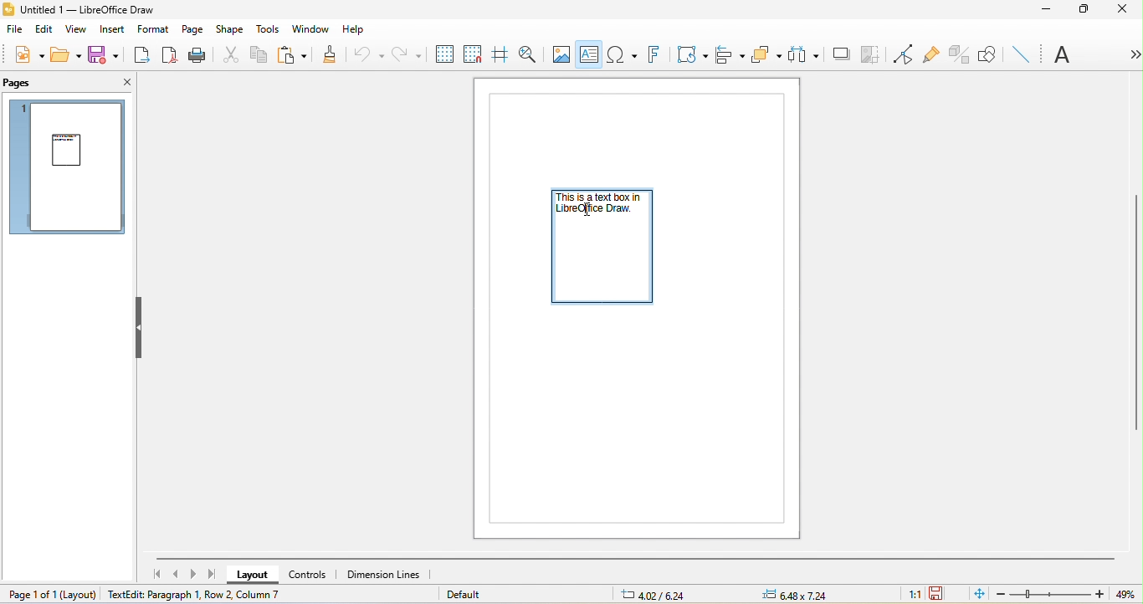 The height and width of the screenshot is (604, 1143). What do you see at coordinates (141, 328) in the screenshot?
I see `hide` at bounding box center [141, 328].